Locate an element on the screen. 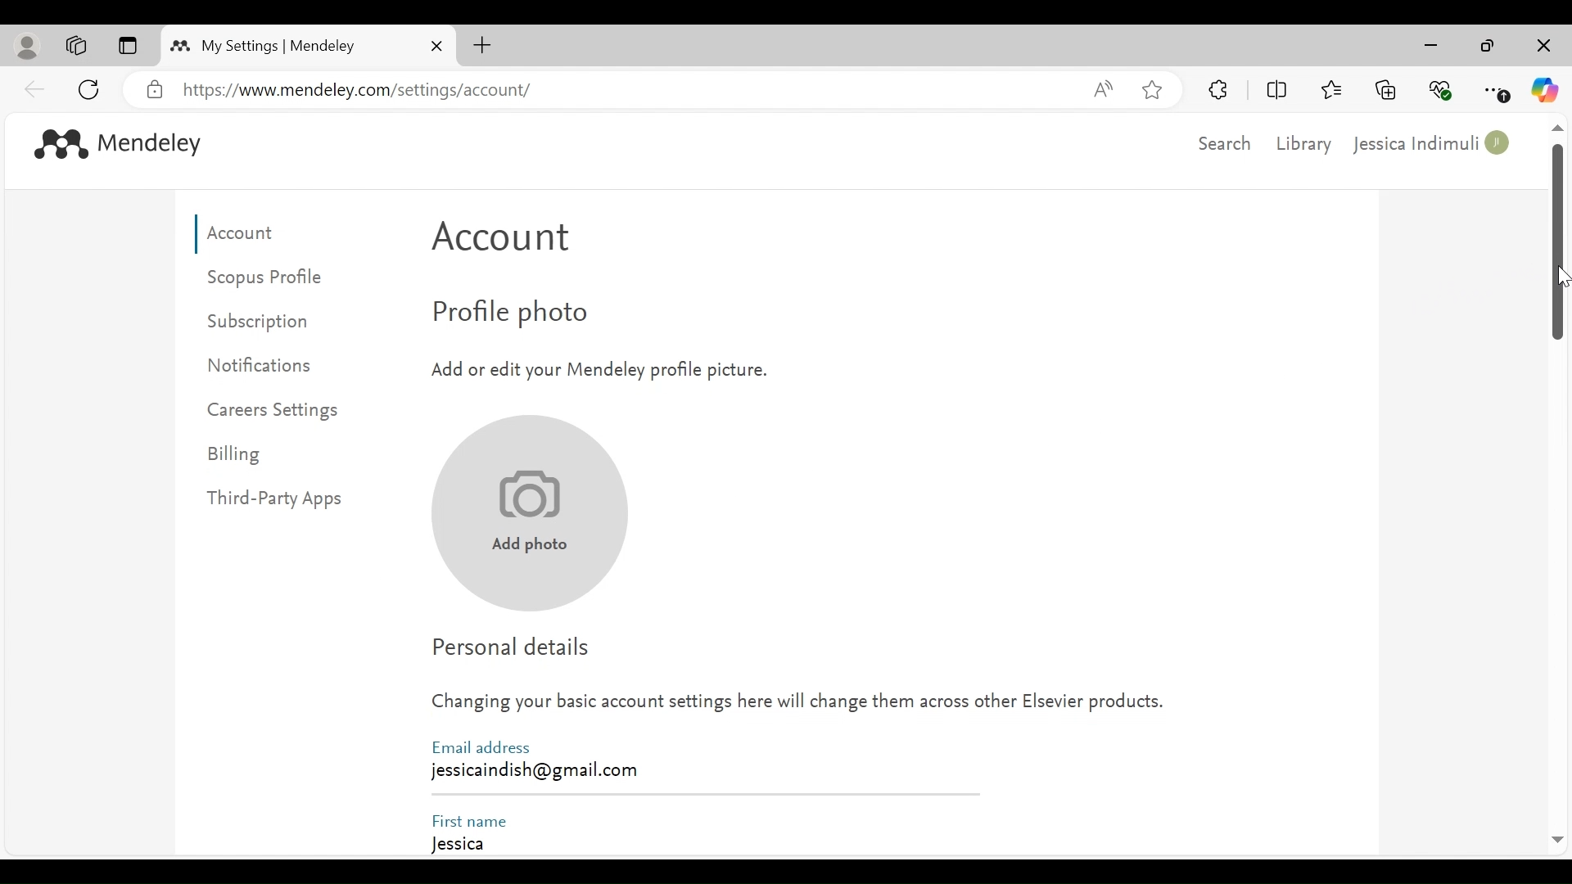 This screenshot has width=1572, height=884. personal is located at coordinates (29, 47).